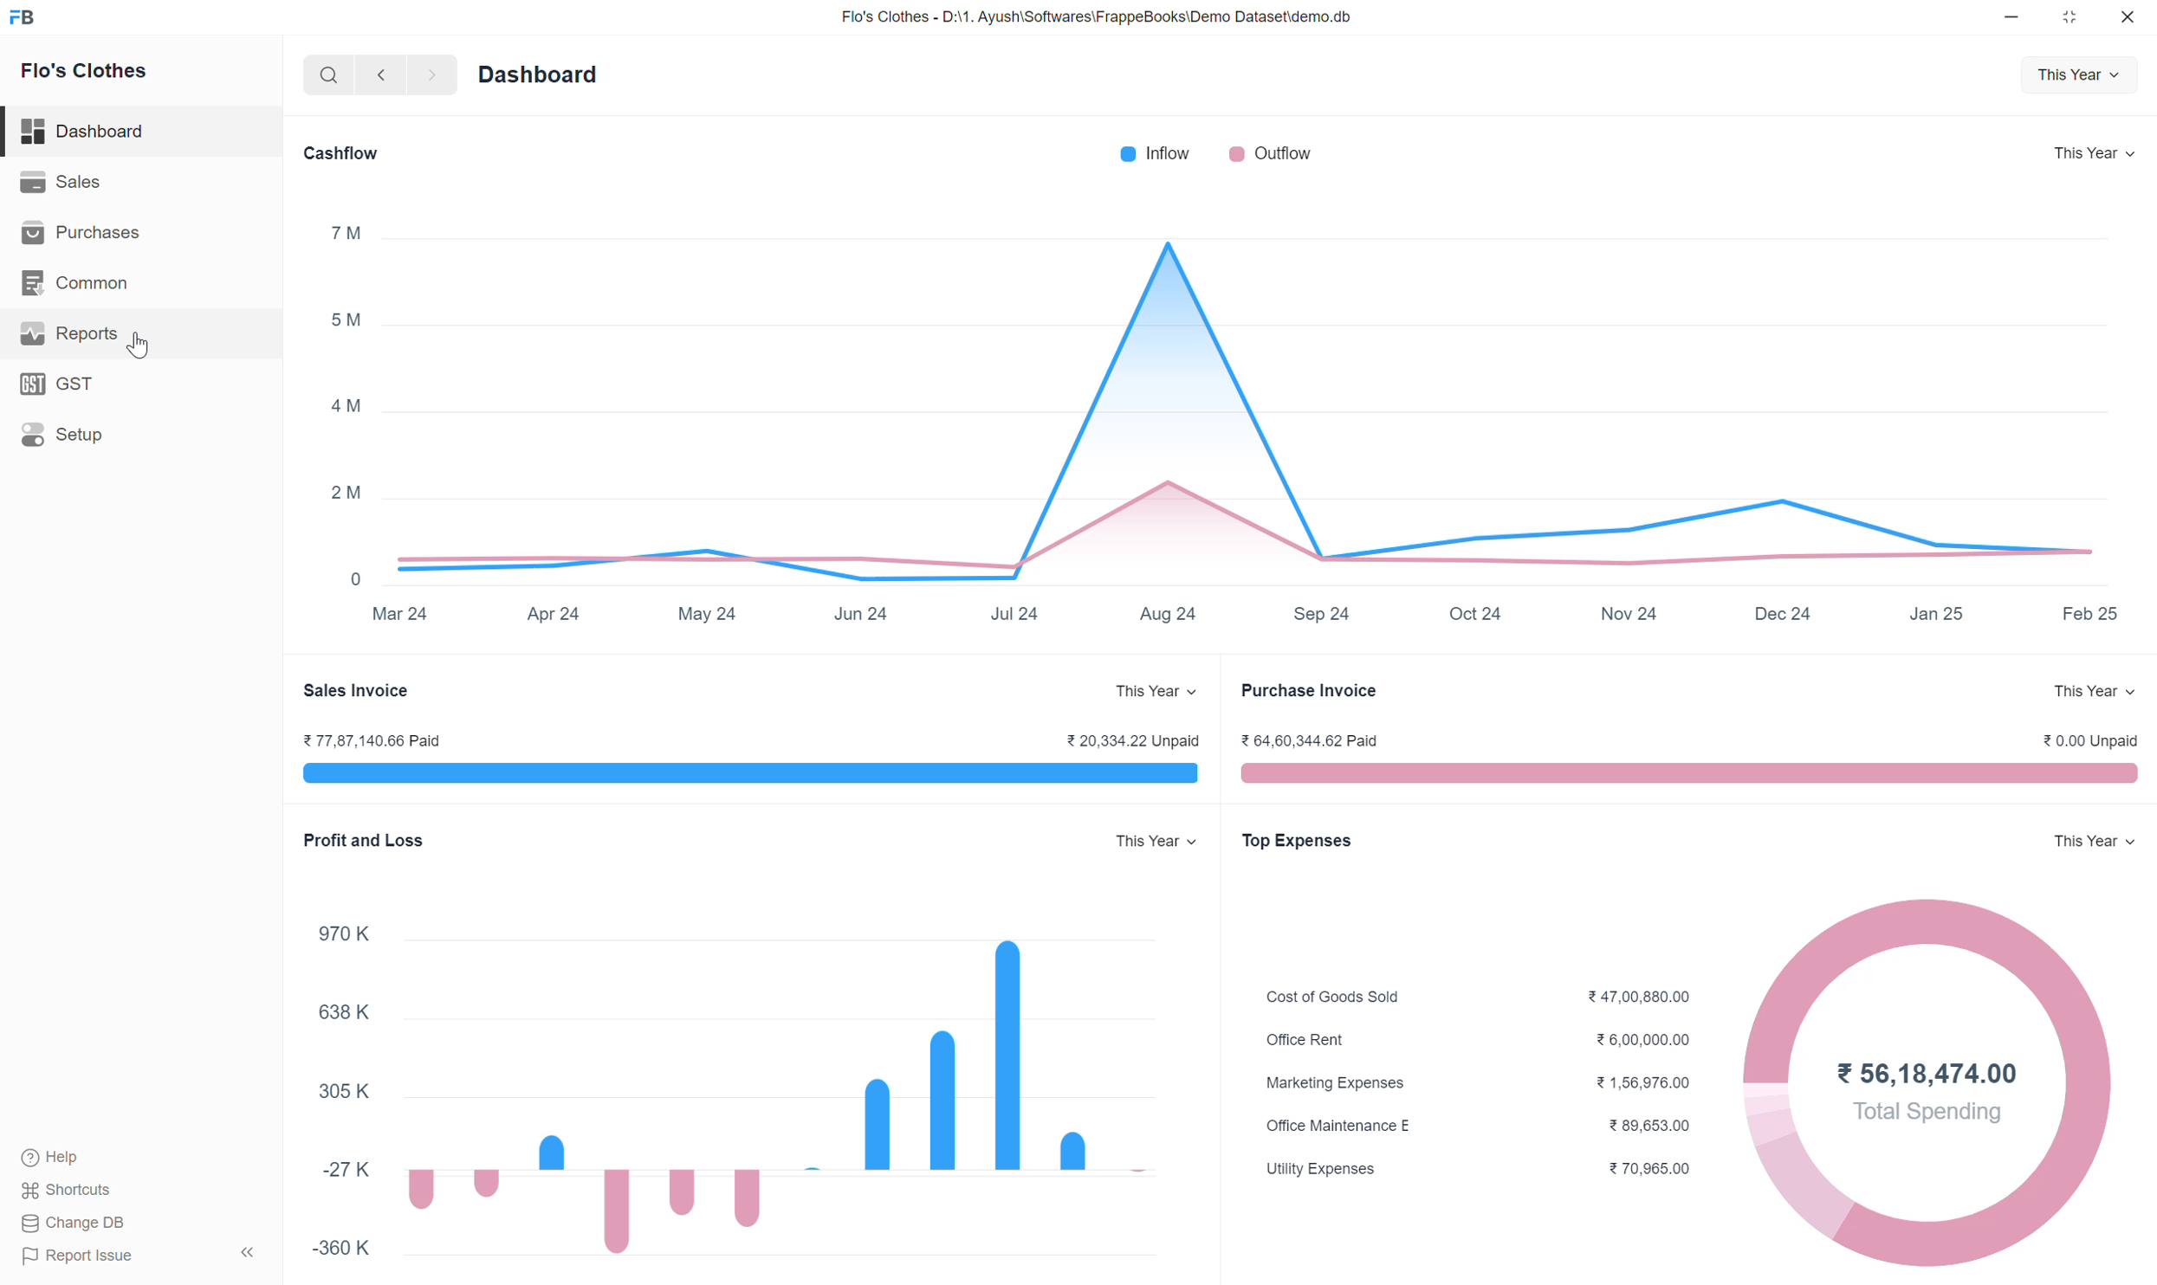 This screenshot has height=1285, width=2157. What do you see at coordinates (1129, 740) in the screenshot?
I see `₹ 20,334.22 unpaid` at bounding box center [1129, 740].